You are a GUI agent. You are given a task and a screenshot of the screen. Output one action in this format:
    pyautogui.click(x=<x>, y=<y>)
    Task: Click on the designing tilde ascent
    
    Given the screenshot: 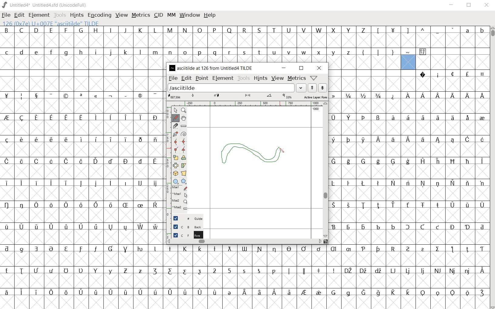 What is the action you would take?
    pyautogui.click(x=258, y=155)
    